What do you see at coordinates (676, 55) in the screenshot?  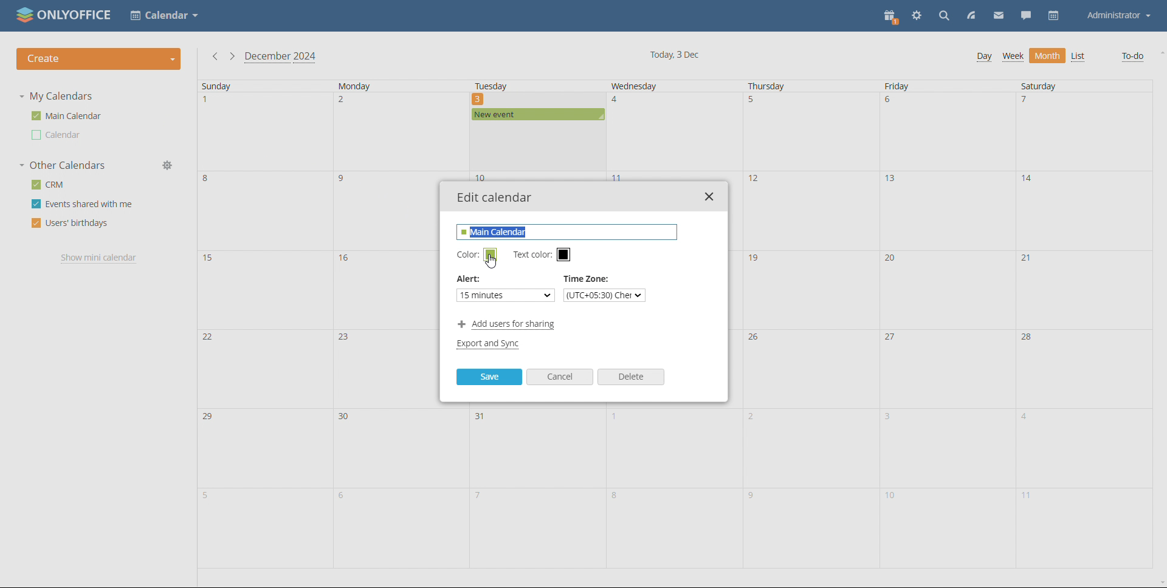 I see `current date` at bounding box center [676, 55].